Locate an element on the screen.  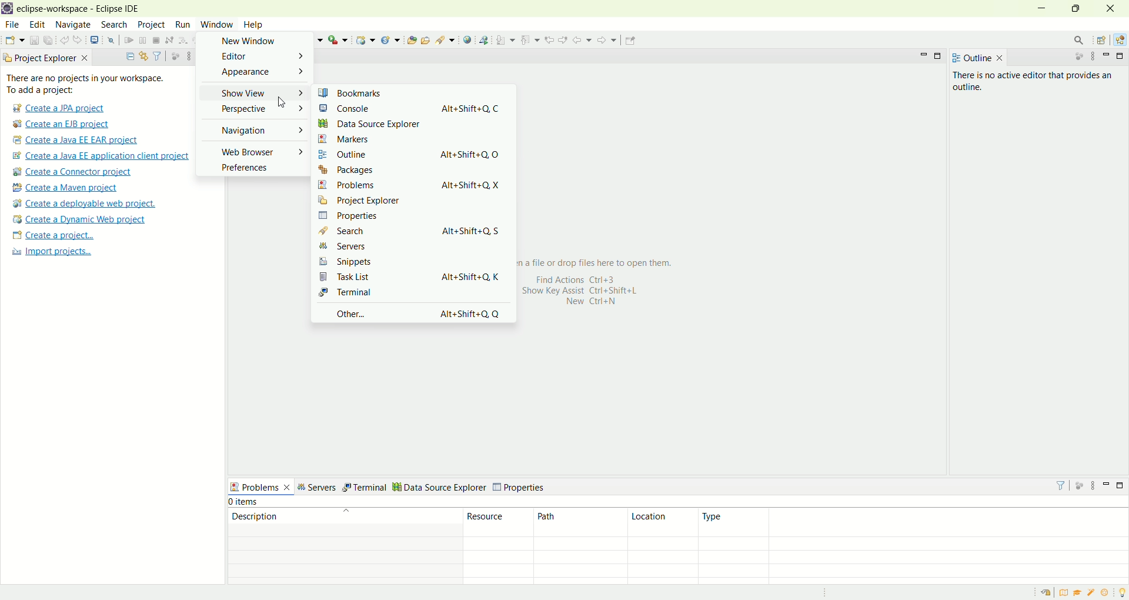
servers is located at coordinates (369, 246).